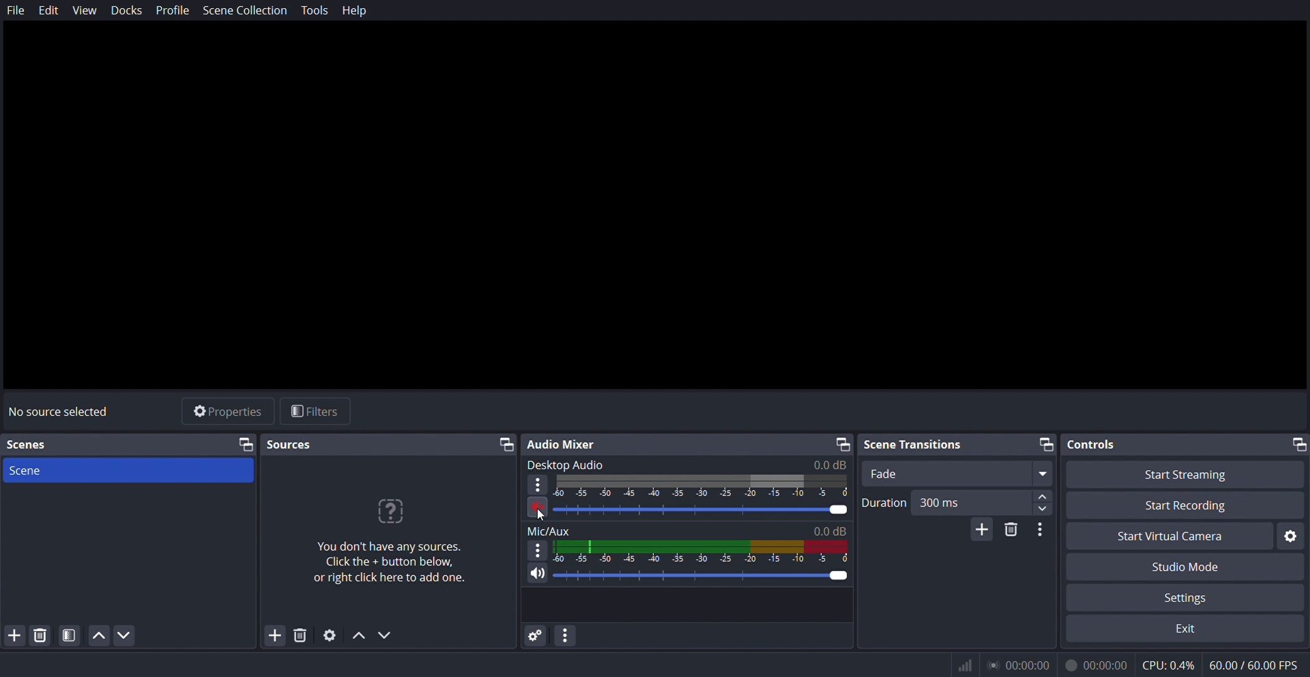 This screenshot has width=1310, height=677. Describe the element at coordinates (313, 412) in the screenshot. I see `filters` at that location.